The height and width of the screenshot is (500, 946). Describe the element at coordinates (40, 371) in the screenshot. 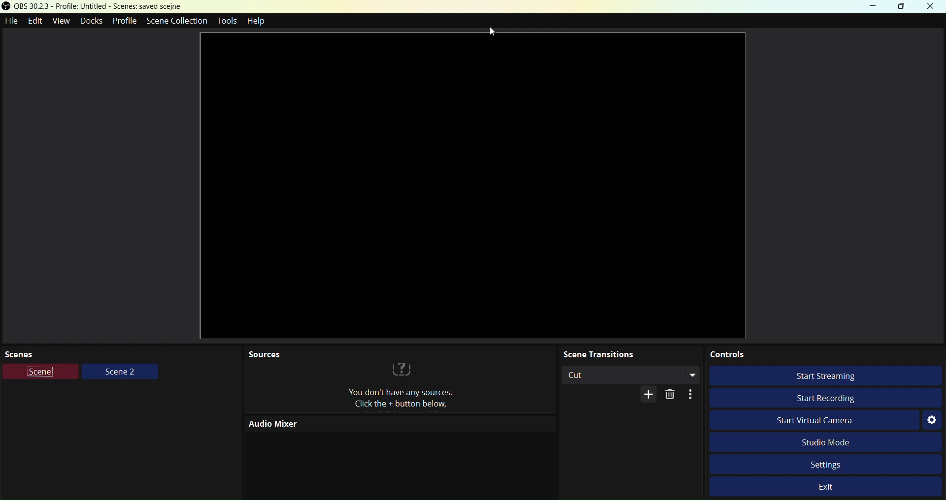

I see `Scene` at that location.